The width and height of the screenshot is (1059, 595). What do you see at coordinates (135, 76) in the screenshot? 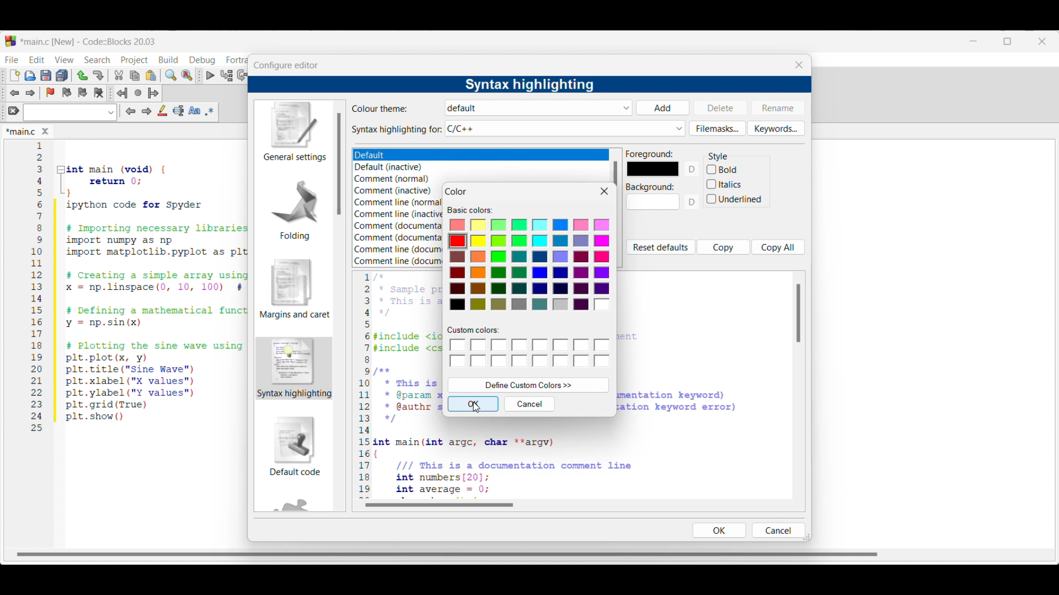
I see `Copy` at bounding box center [135, 76].